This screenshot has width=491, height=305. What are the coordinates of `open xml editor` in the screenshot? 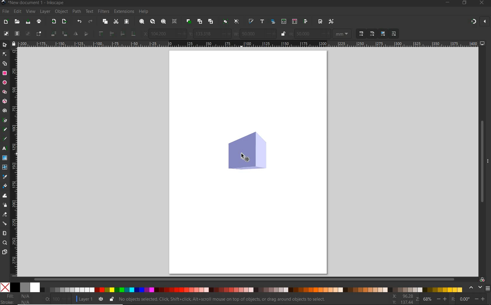 It's located at (283, 21).